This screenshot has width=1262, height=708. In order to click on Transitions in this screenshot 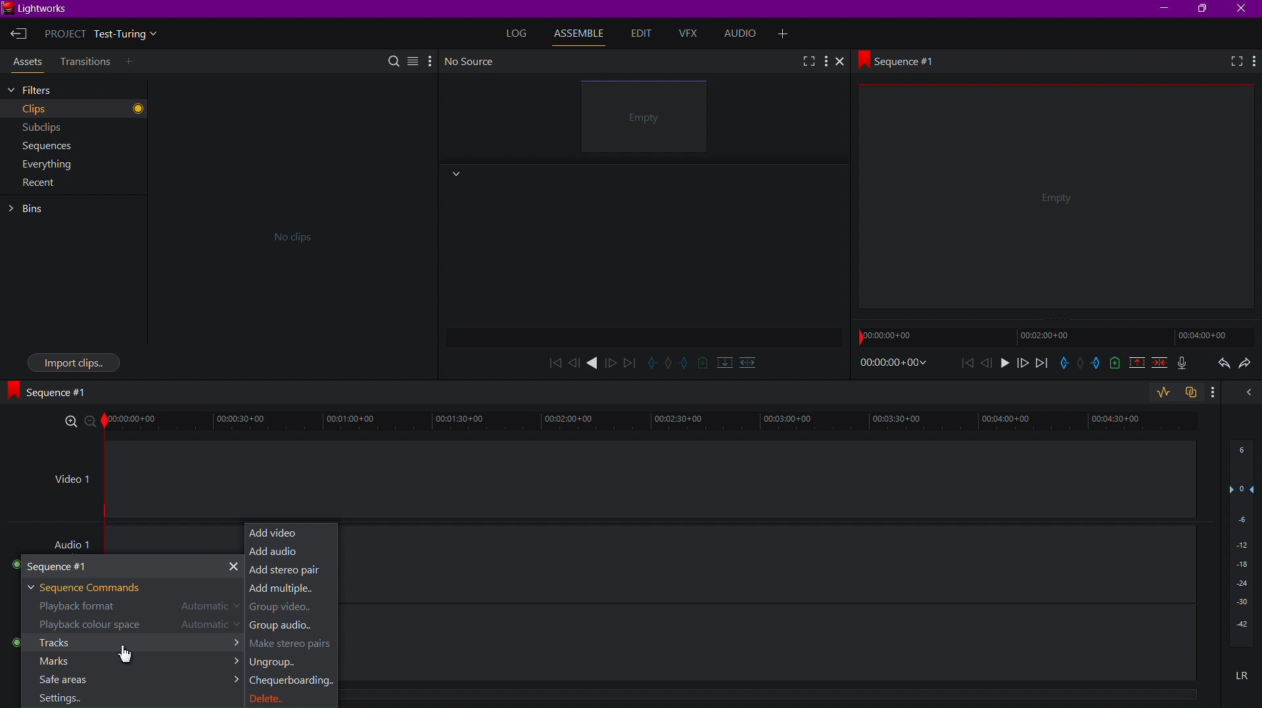, I will do `click(84, 62)`.